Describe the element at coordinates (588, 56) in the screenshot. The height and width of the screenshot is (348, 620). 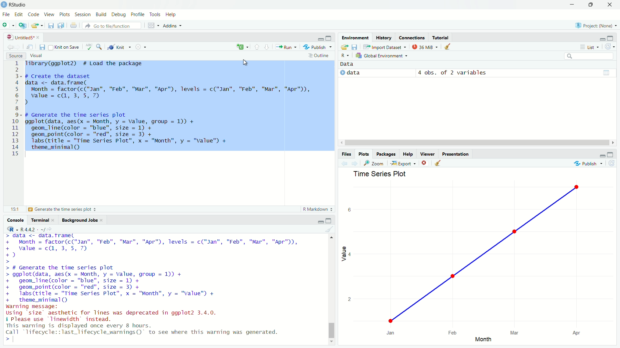
I see `search field` at that location.